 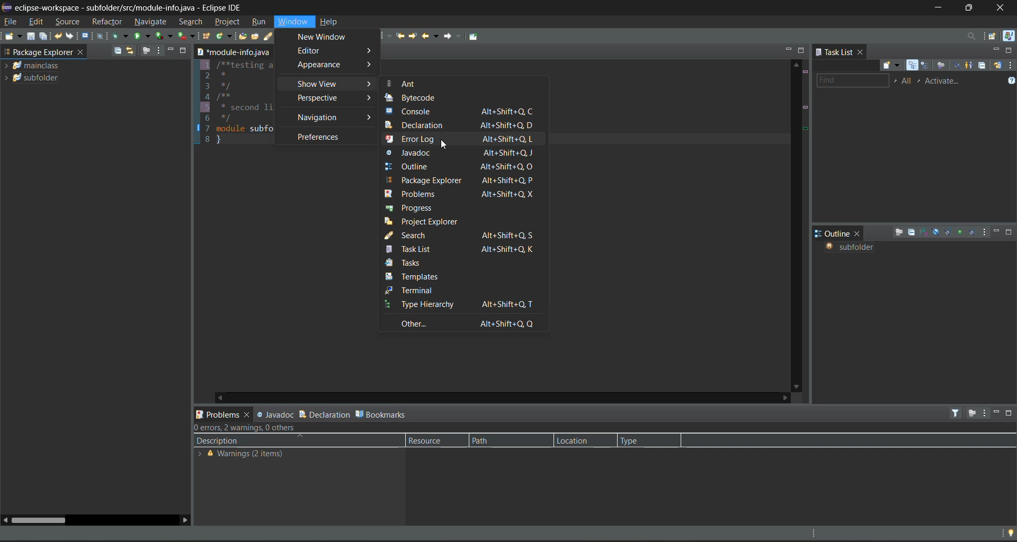 What do you see at coordinates (37, 65) in the screenshot?
I see `mainclass` at bounding box center [37, 65].